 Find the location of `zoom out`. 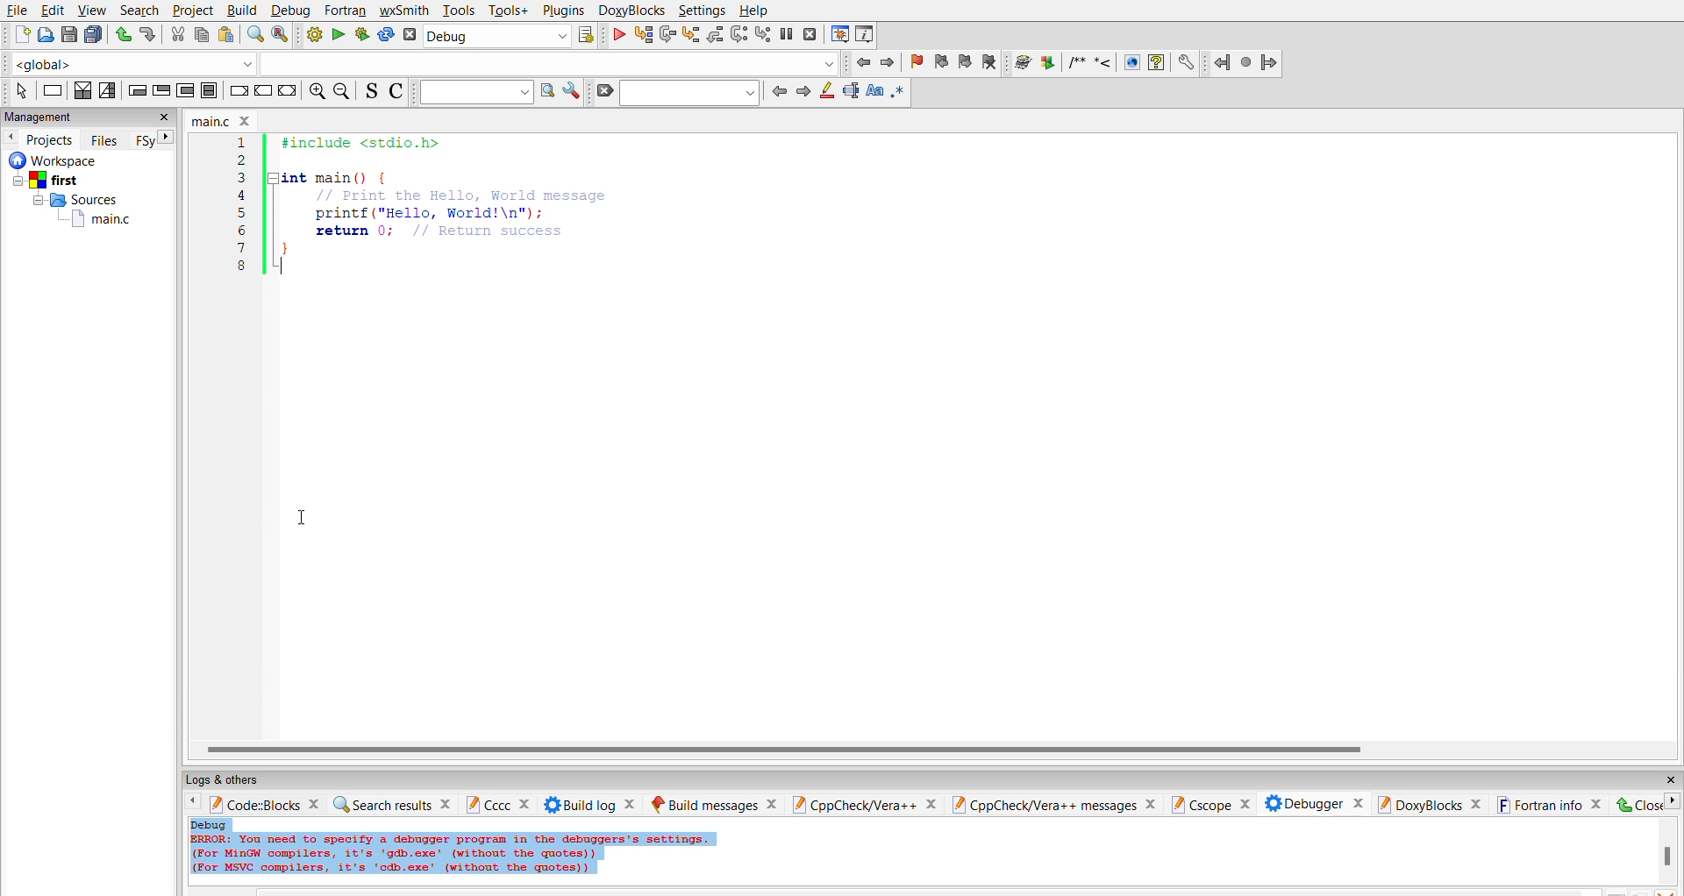

zoom out is located at coordinates (342, 91).